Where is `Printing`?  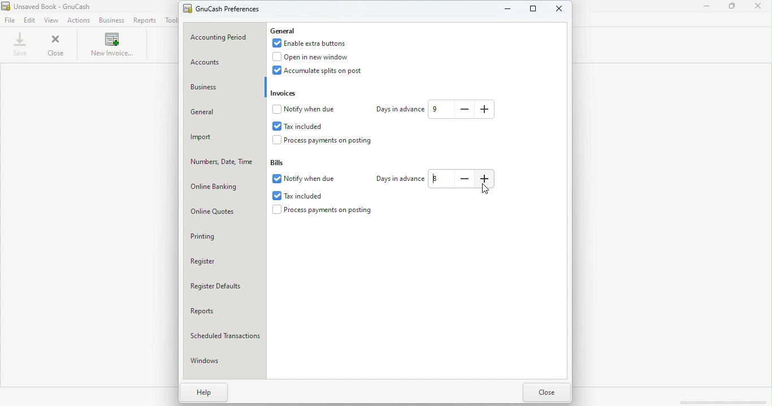
Printing is located at coordinates (224, 235).